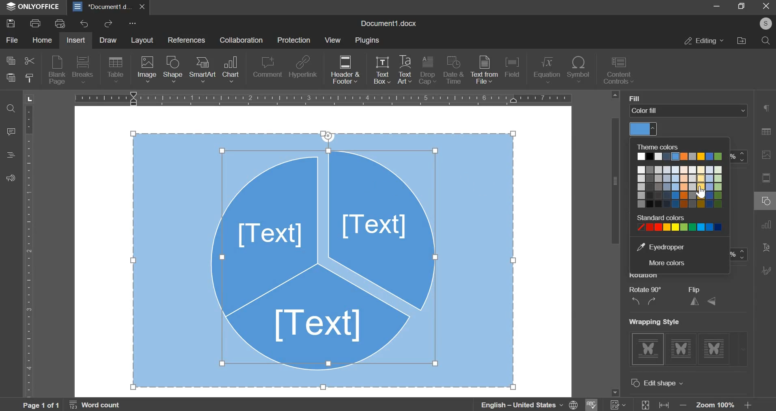 This screenshot has width=776, height=411. Describe the element at coordinates (72, 405) in the screenshot. I see `page and word count` at that location.